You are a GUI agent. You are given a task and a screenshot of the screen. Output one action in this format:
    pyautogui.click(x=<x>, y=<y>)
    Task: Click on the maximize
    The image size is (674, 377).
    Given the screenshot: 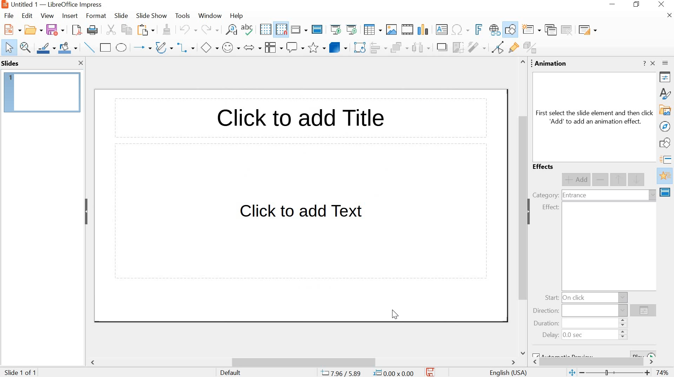 What is the action you would take?
    pyautogui.click(x=638, y=5)
    